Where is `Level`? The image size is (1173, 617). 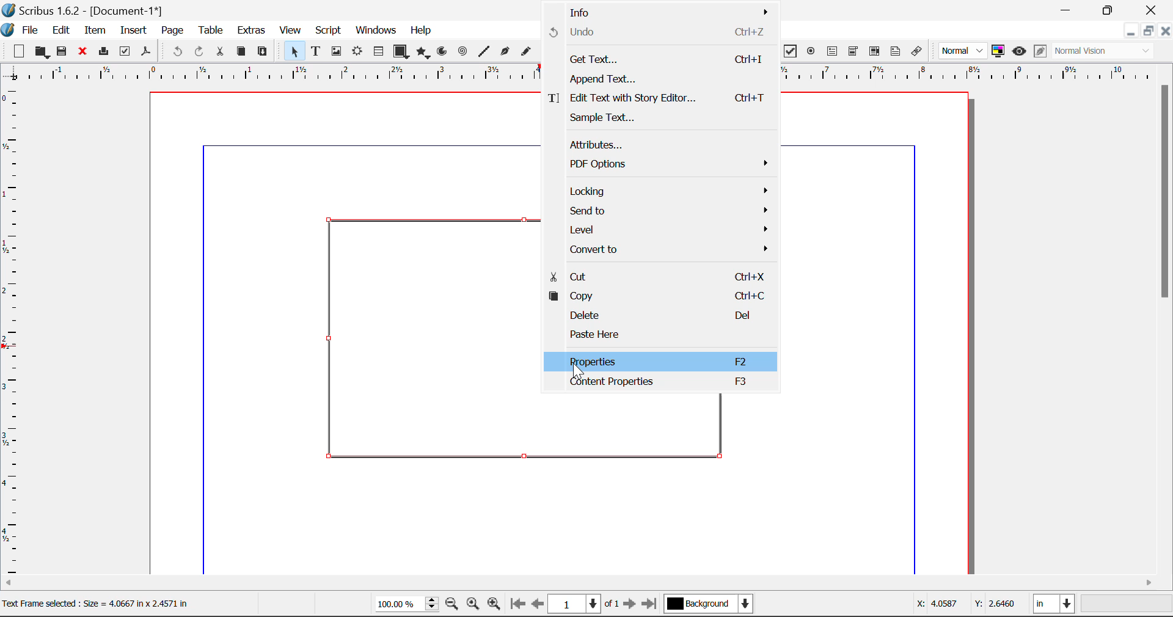 Level is located at coordinates (667, 229).